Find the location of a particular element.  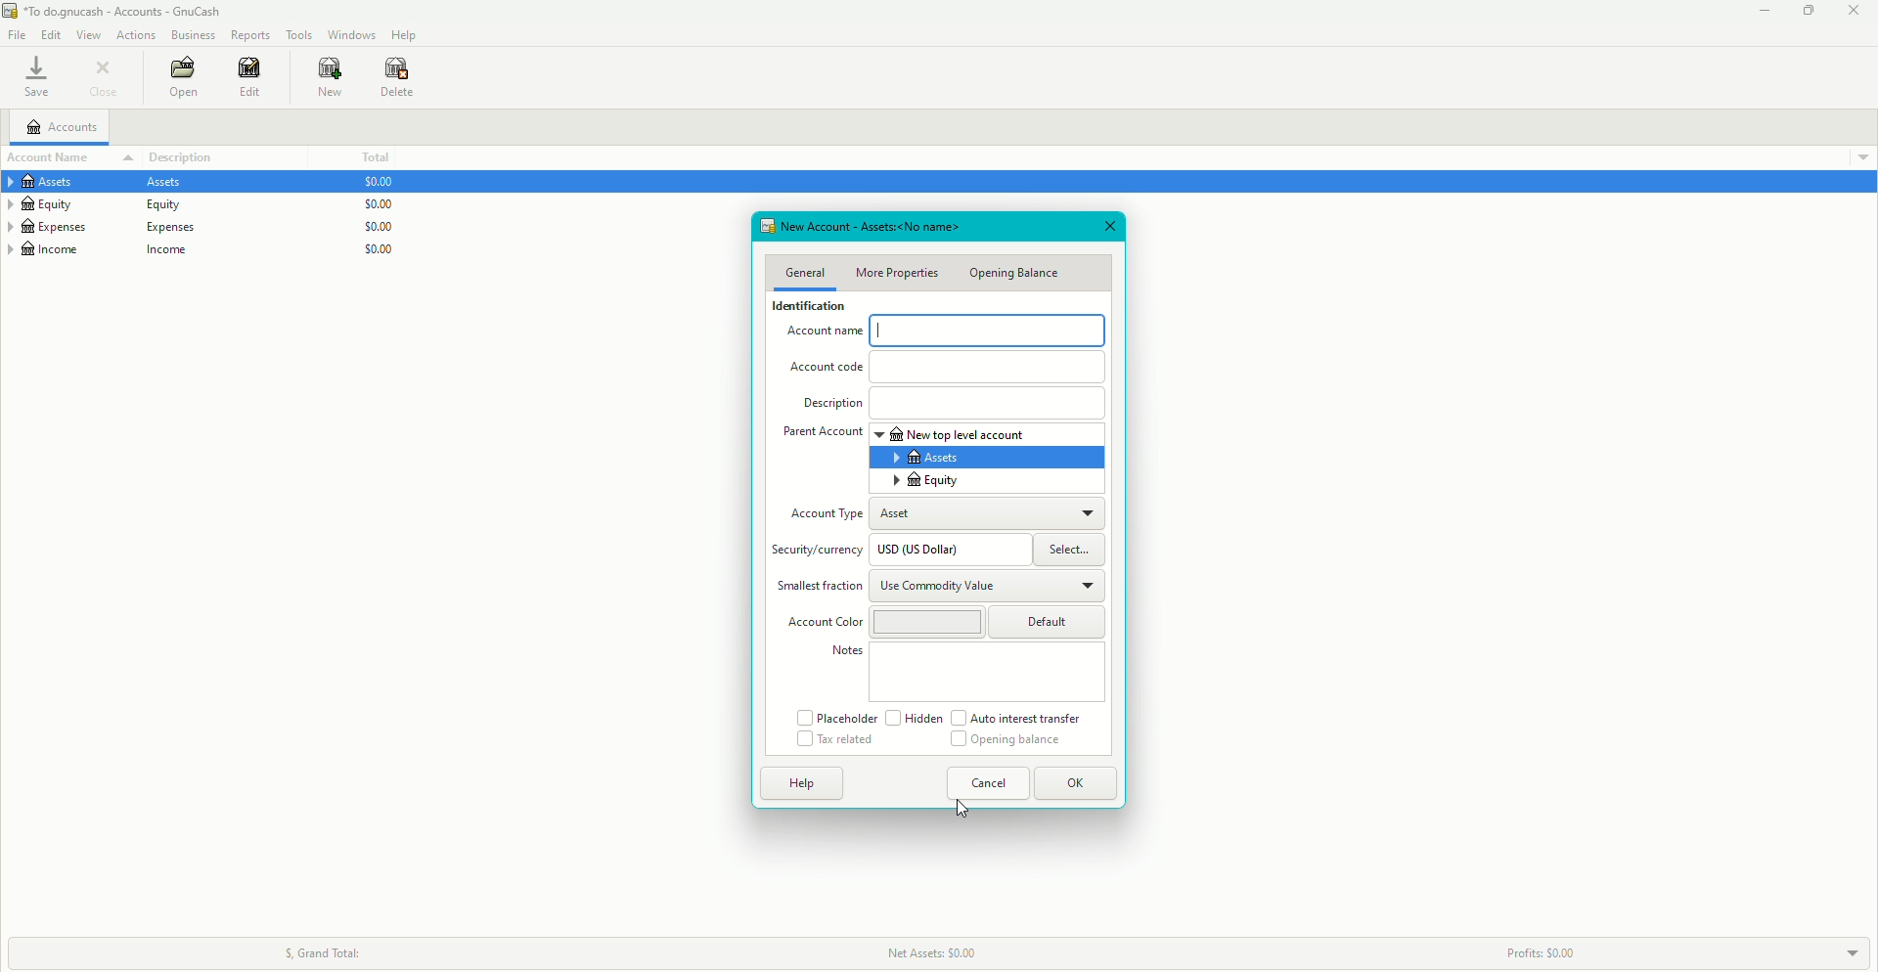

Assets is located at coordinates (928, 457).